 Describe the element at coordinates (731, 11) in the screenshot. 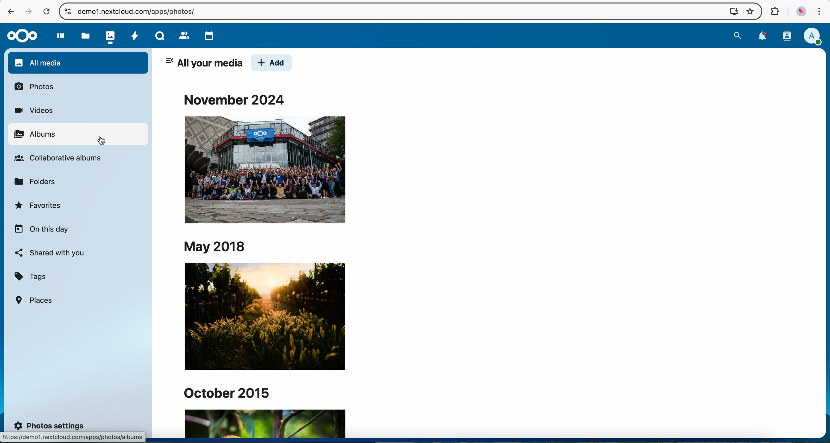

I see `screen` at that location.